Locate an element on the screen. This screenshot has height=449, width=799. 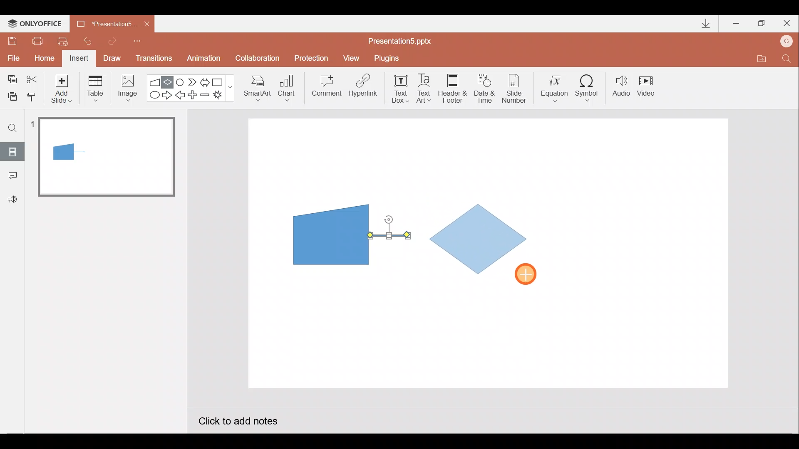
Text Art is located at coordinates (426, 88).